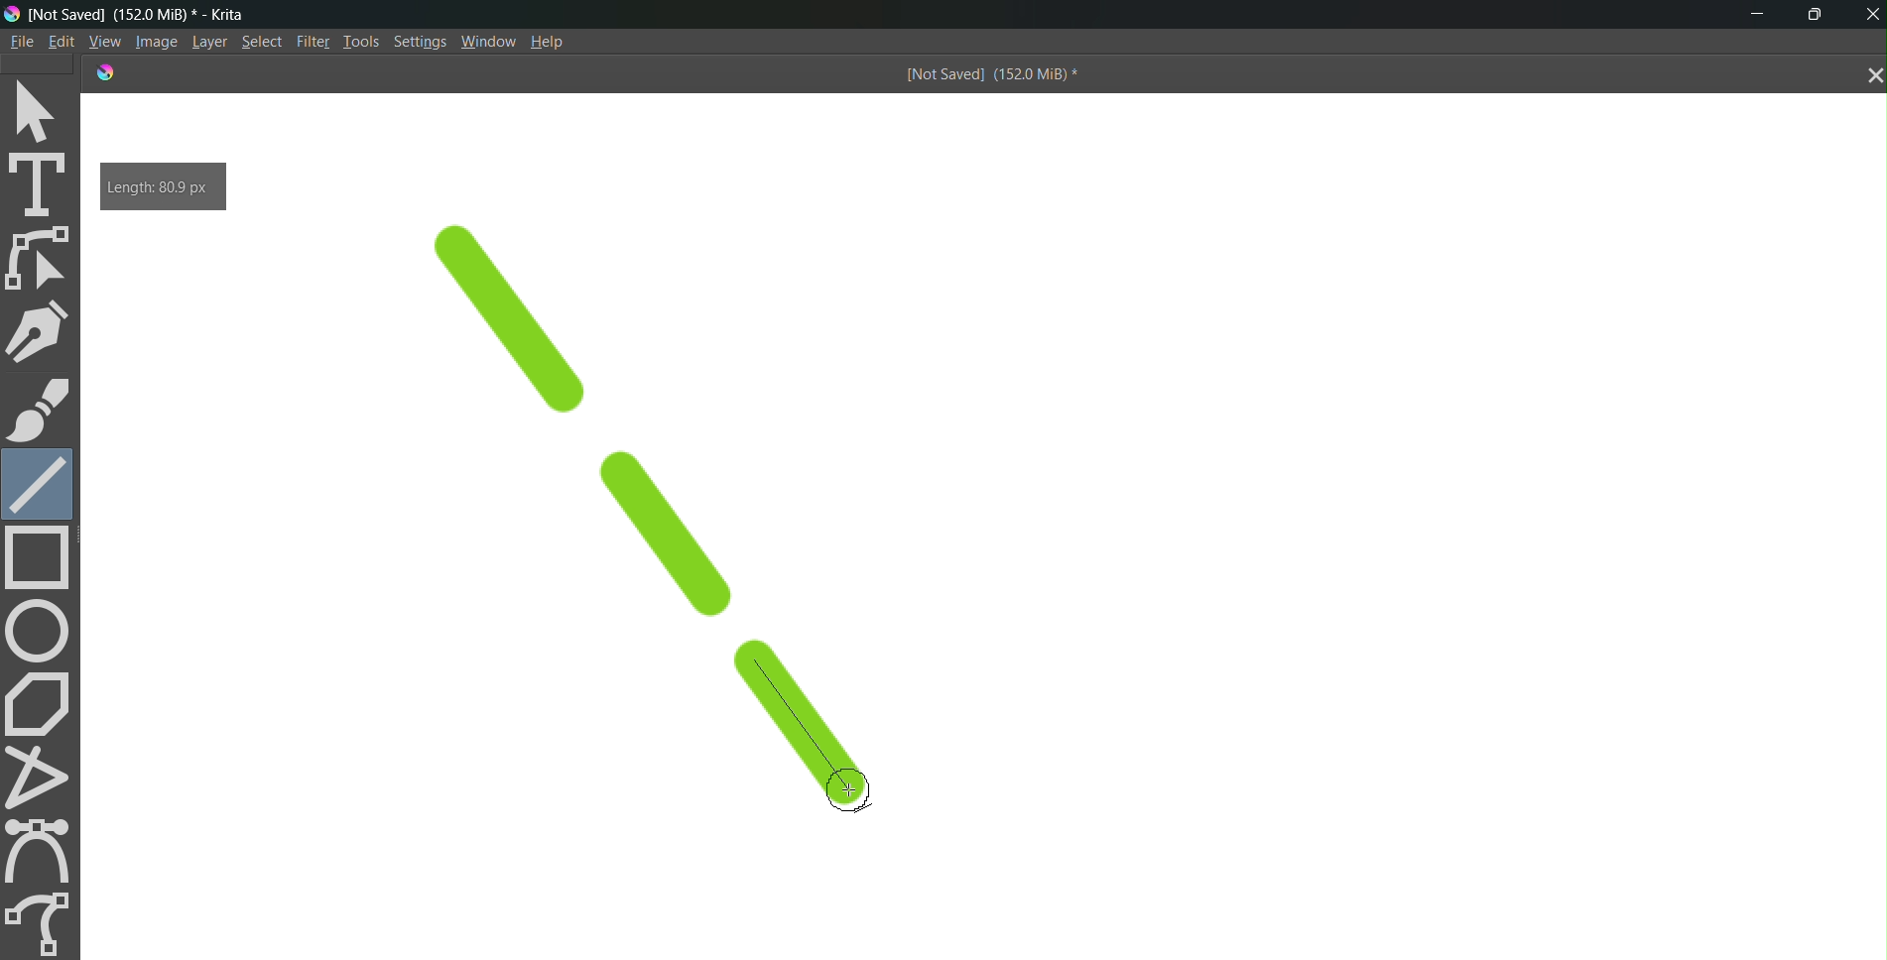 The width and height of the screenshot is (1887, 960). I want to click on polyline, so click(44, 777).